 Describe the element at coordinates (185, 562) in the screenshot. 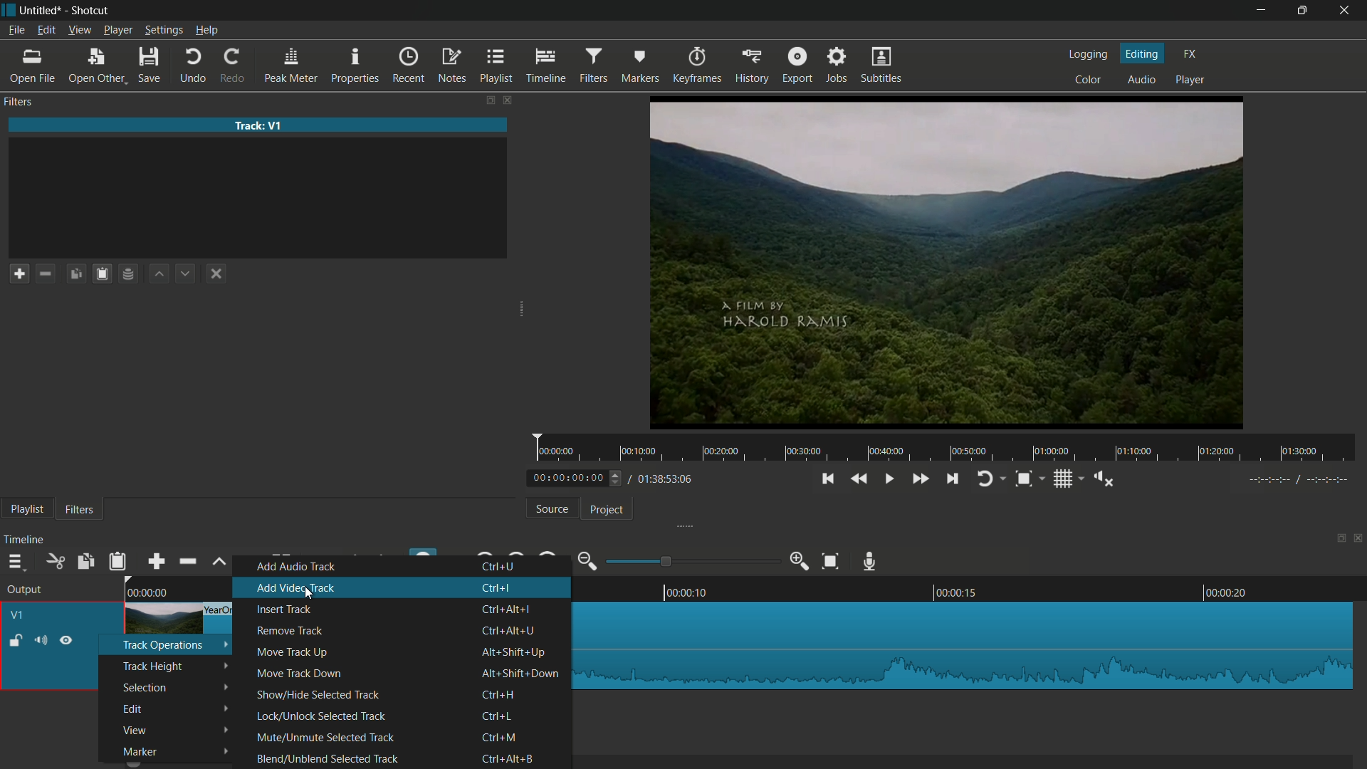

I see `ripple delete` at that location.